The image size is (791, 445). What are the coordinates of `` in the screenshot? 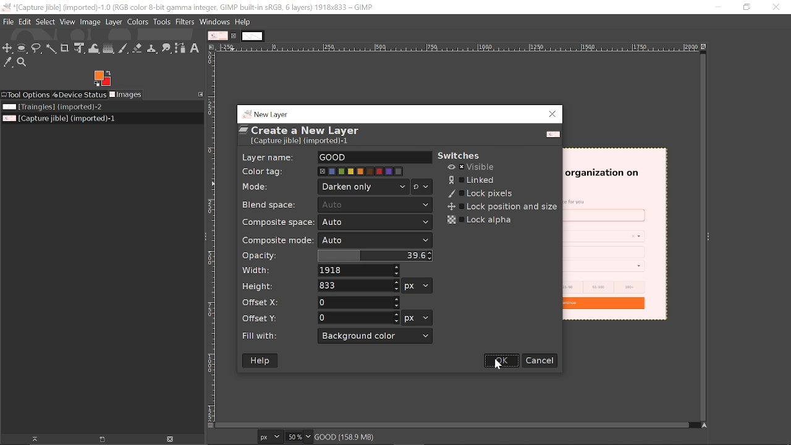 It's located at (243, 22).